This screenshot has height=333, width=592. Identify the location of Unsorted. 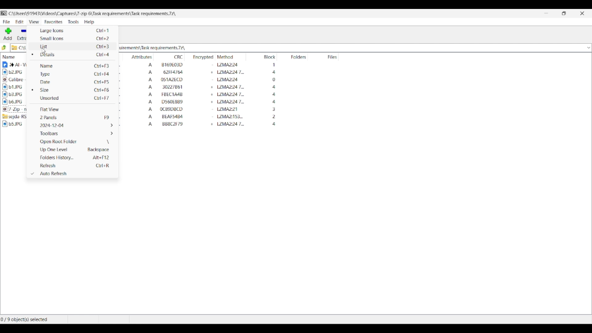
(74, 98).